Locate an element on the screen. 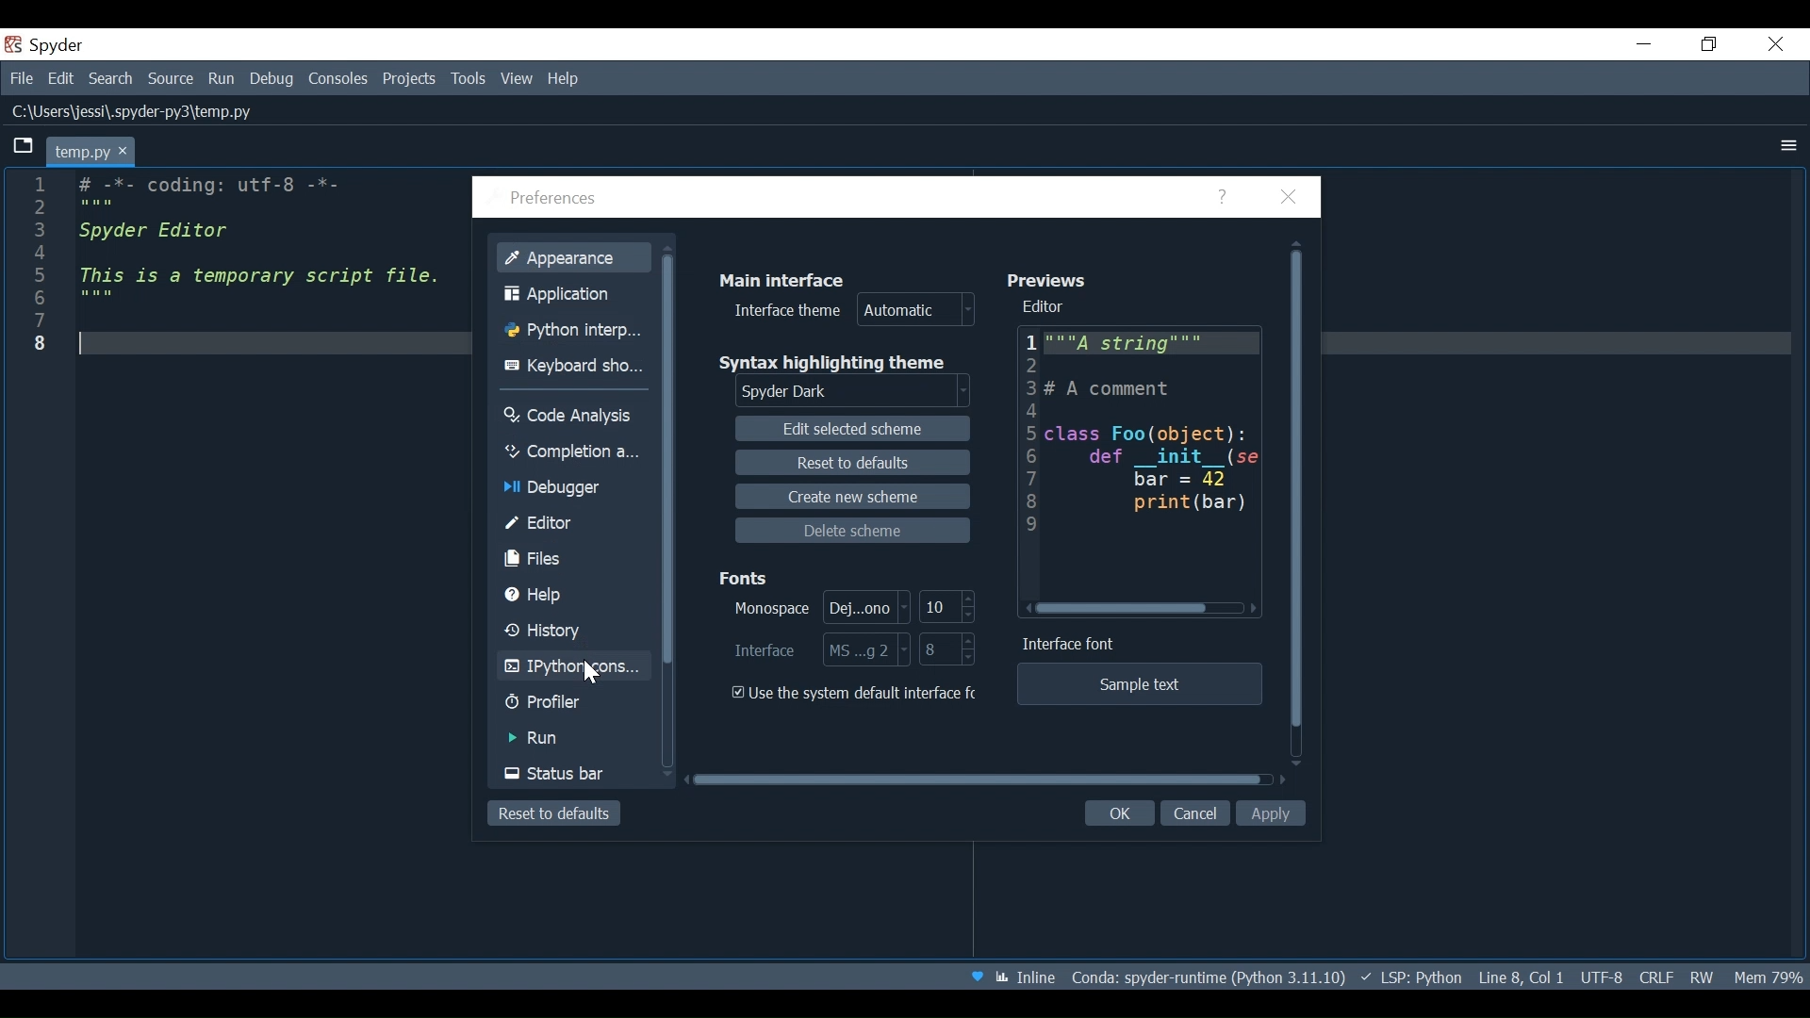 This screenshot has height=1018, width=1810. Files is located at coordinates (571, 560).